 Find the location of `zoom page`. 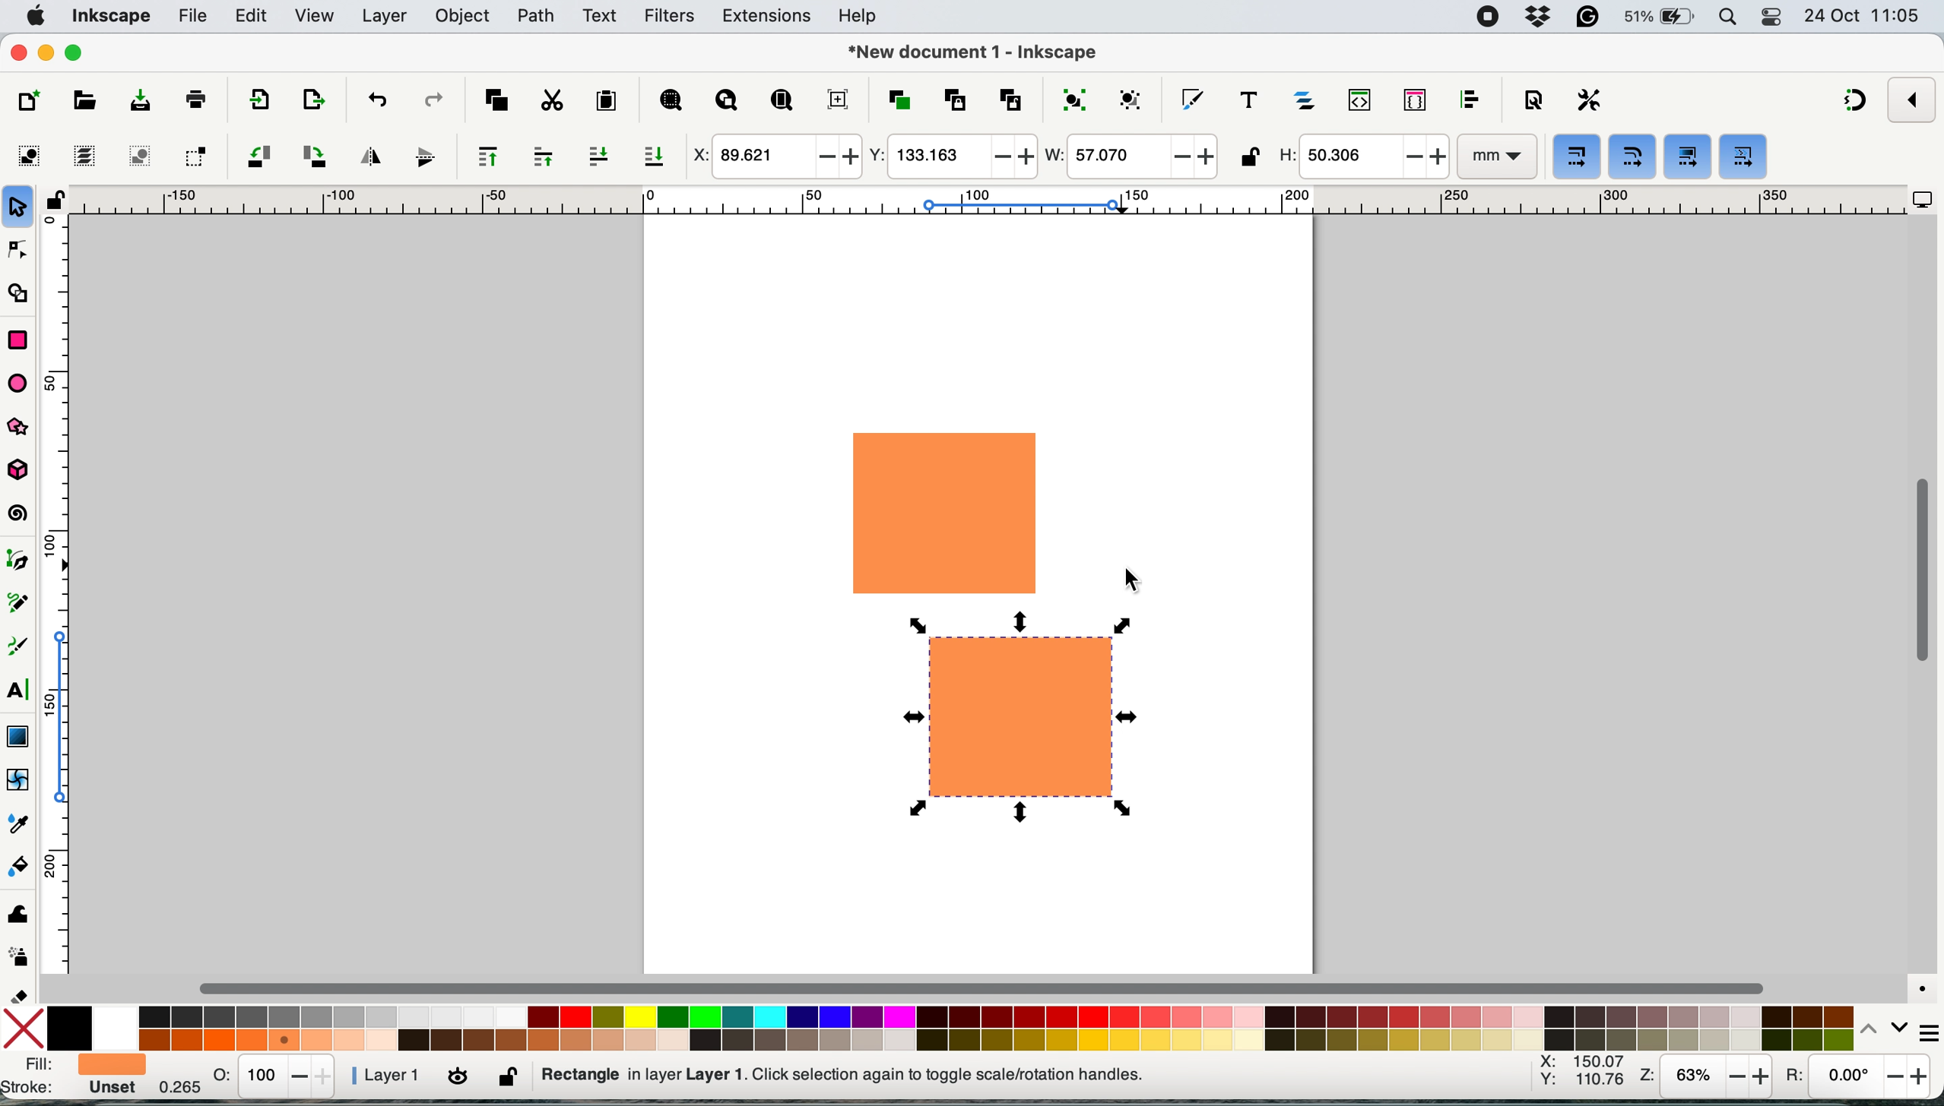

zoom page is located at coordinates (782, 101).